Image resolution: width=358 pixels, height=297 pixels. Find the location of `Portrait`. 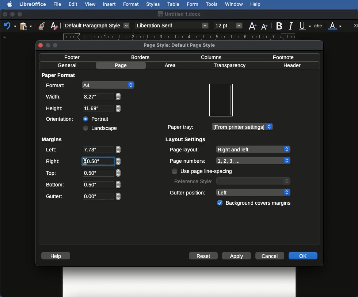

Portrait is located at coordinates (97, 118).